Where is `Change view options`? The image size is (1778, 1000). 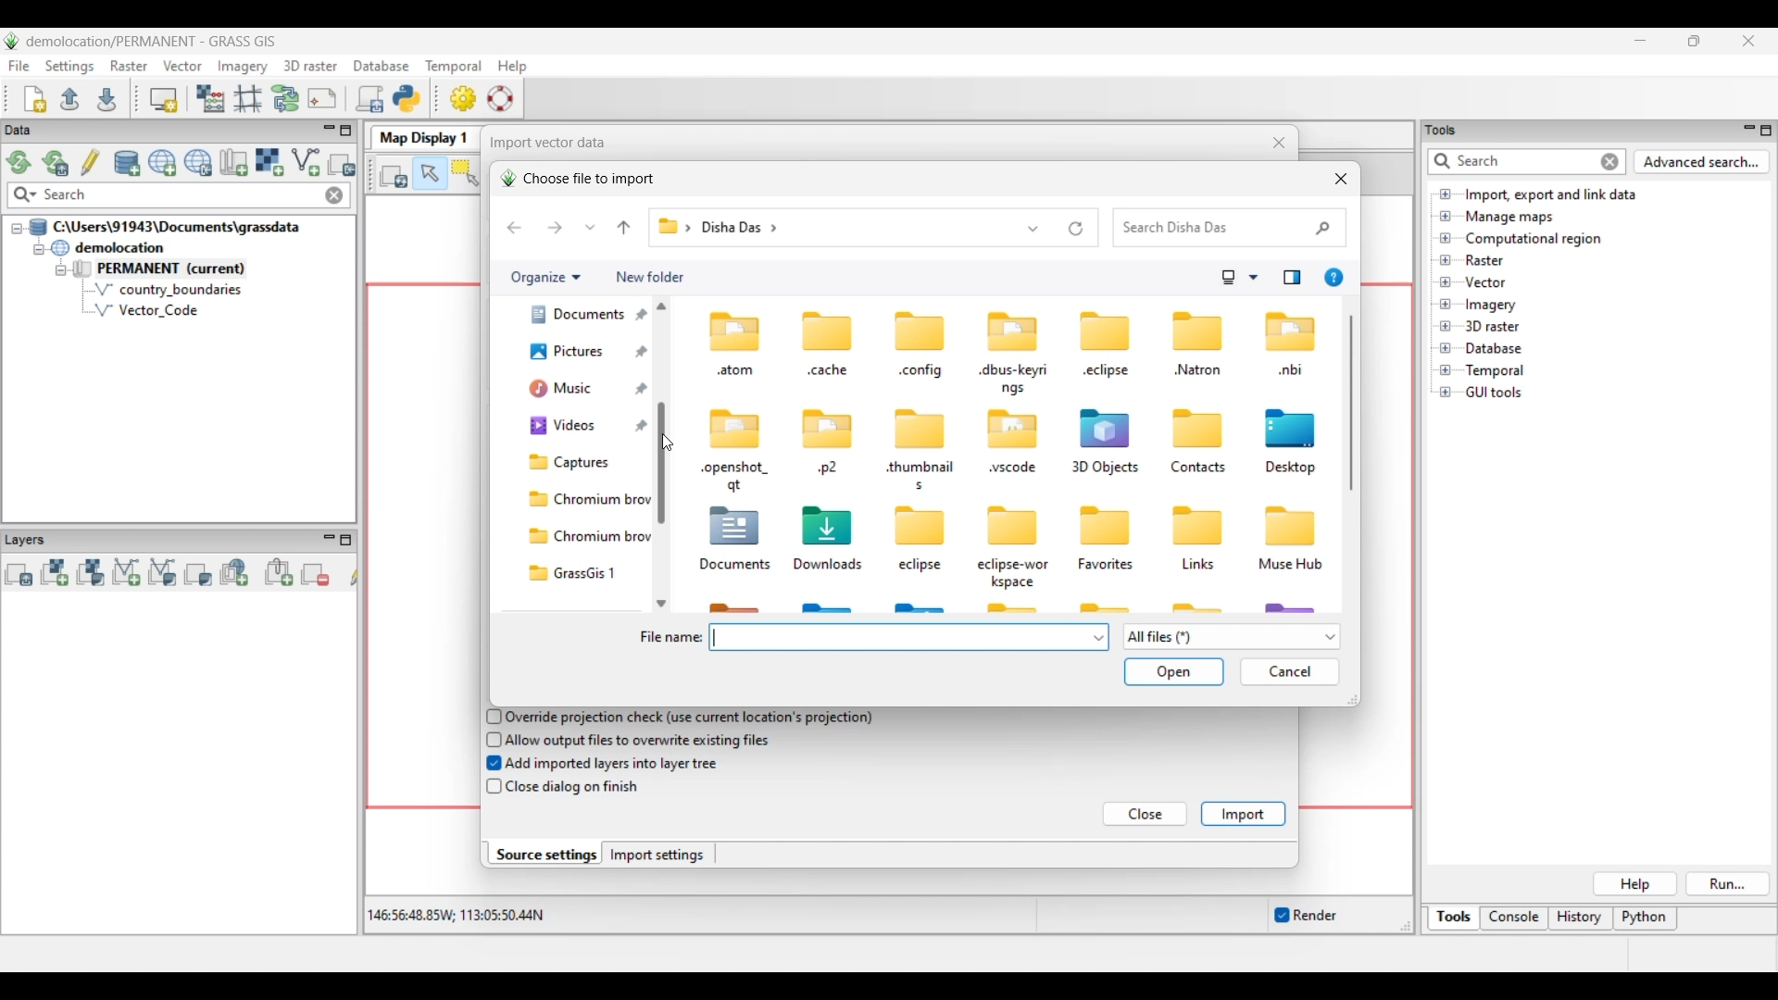
Change view options is located at coordinates (1253, 278).